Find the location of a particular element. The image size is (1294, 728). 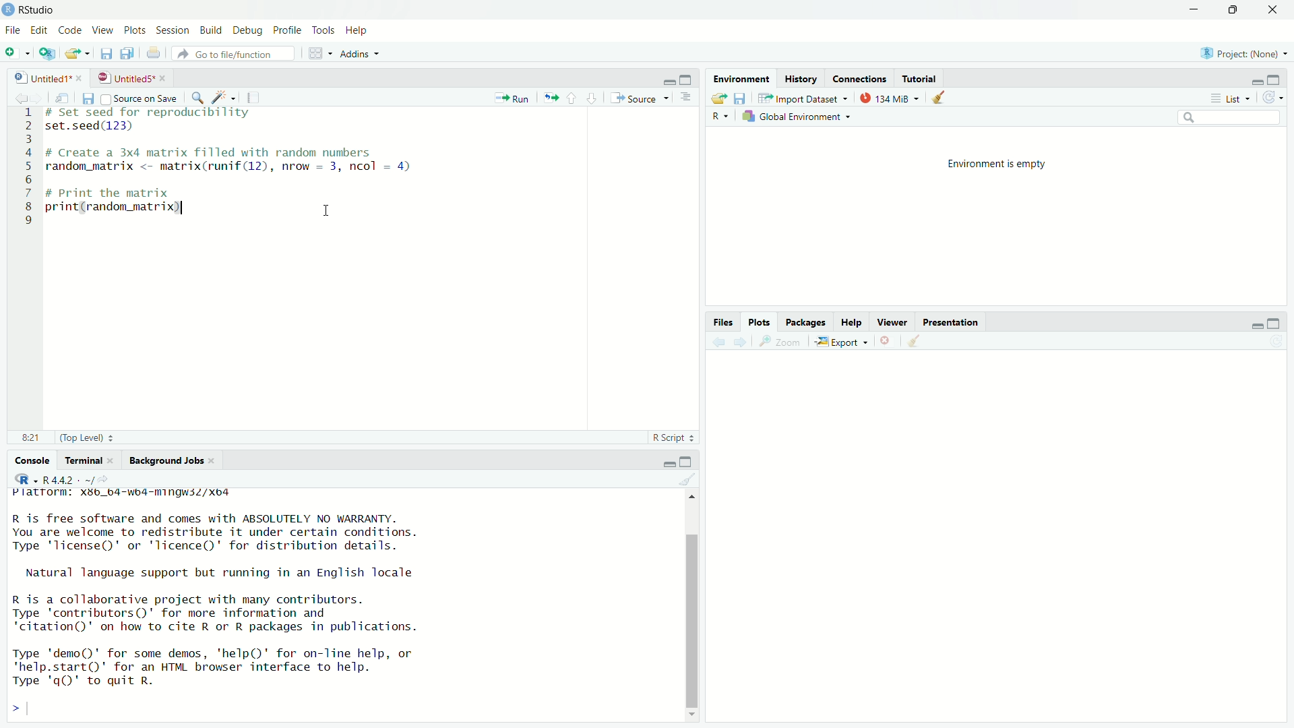

options is located at coordinates (685, 99).